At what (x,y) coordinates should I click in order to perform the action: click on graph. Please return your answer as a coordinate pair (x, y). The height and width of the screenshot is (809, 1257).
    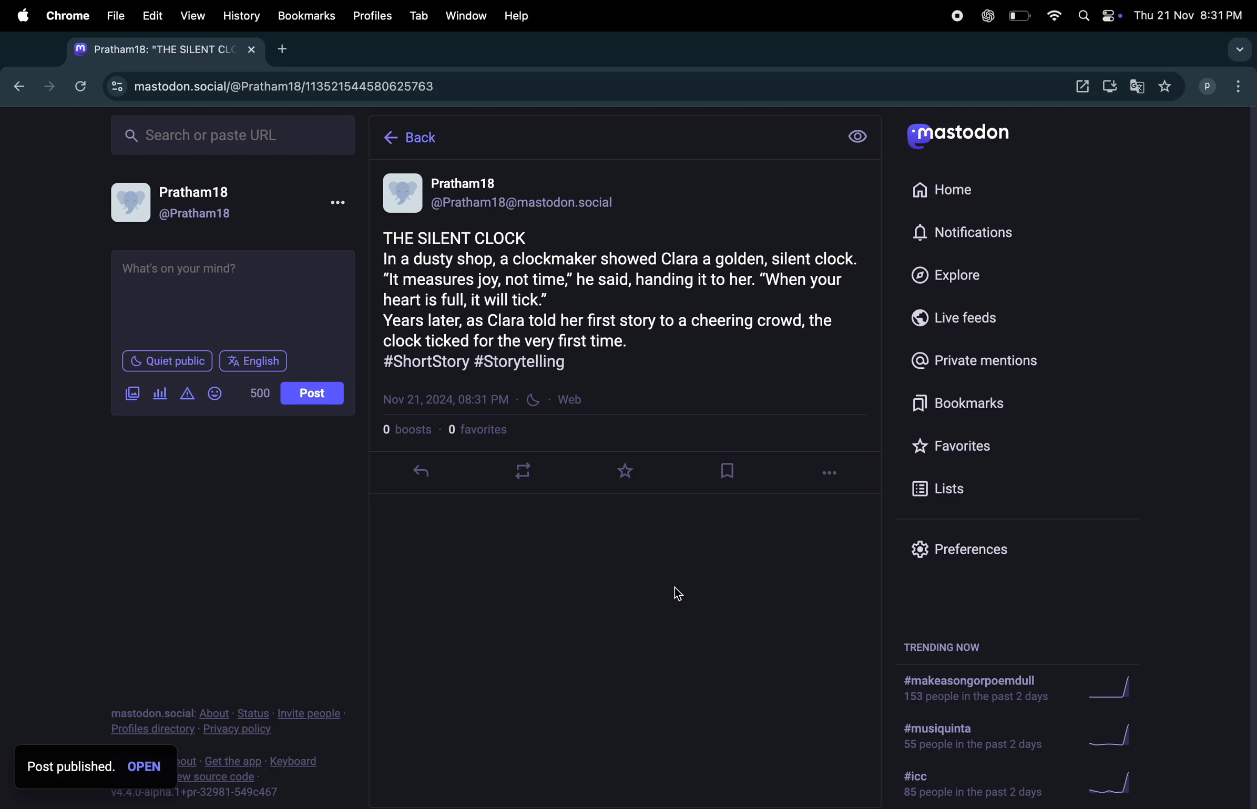
    Looking at the image, I should click on (1115, 735).